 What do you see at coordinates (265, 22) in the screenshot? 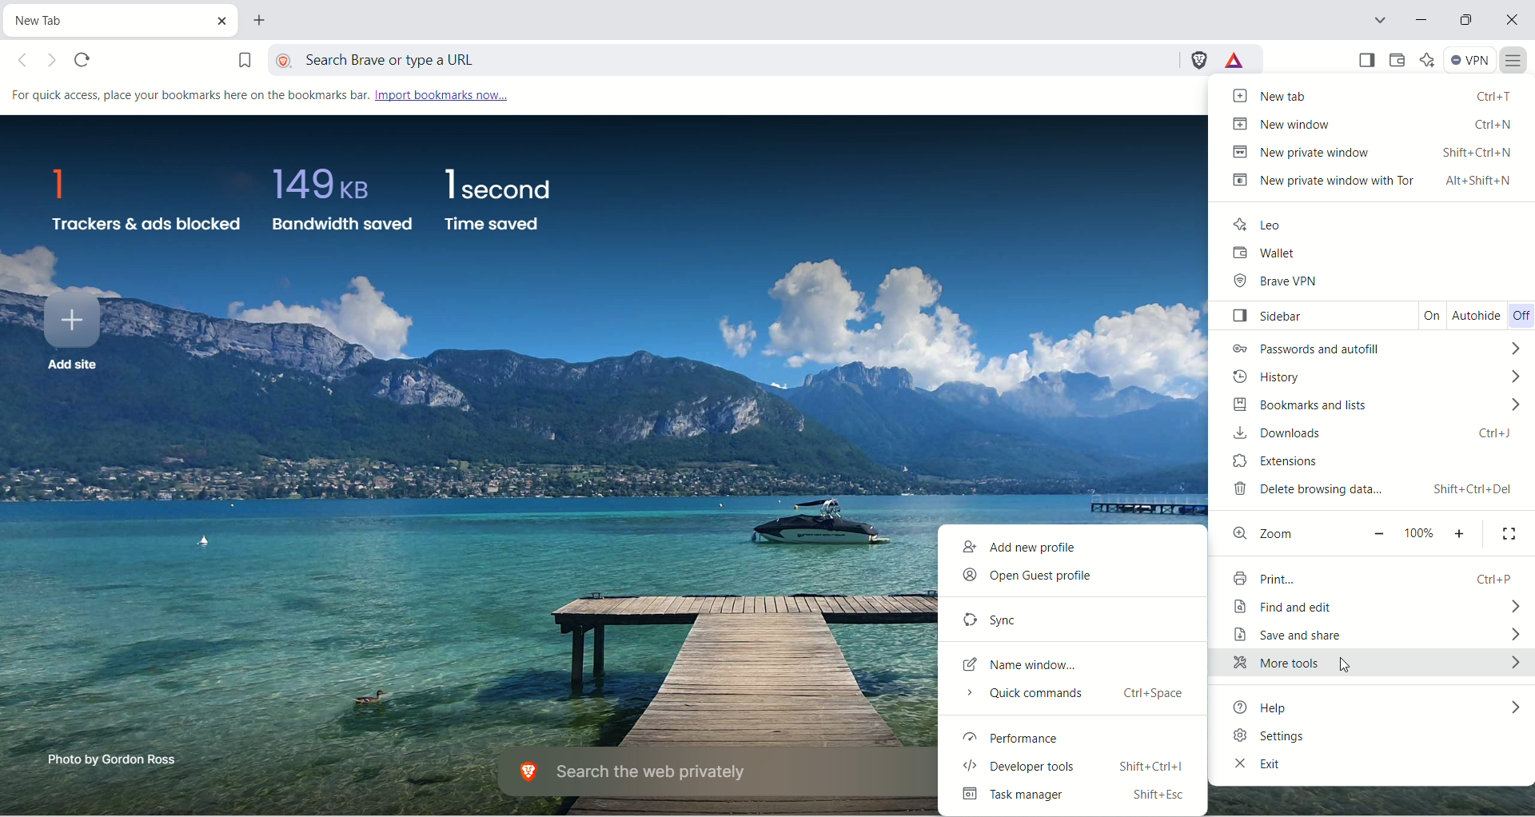
I see `new tab` at bounding box center [265, 22].